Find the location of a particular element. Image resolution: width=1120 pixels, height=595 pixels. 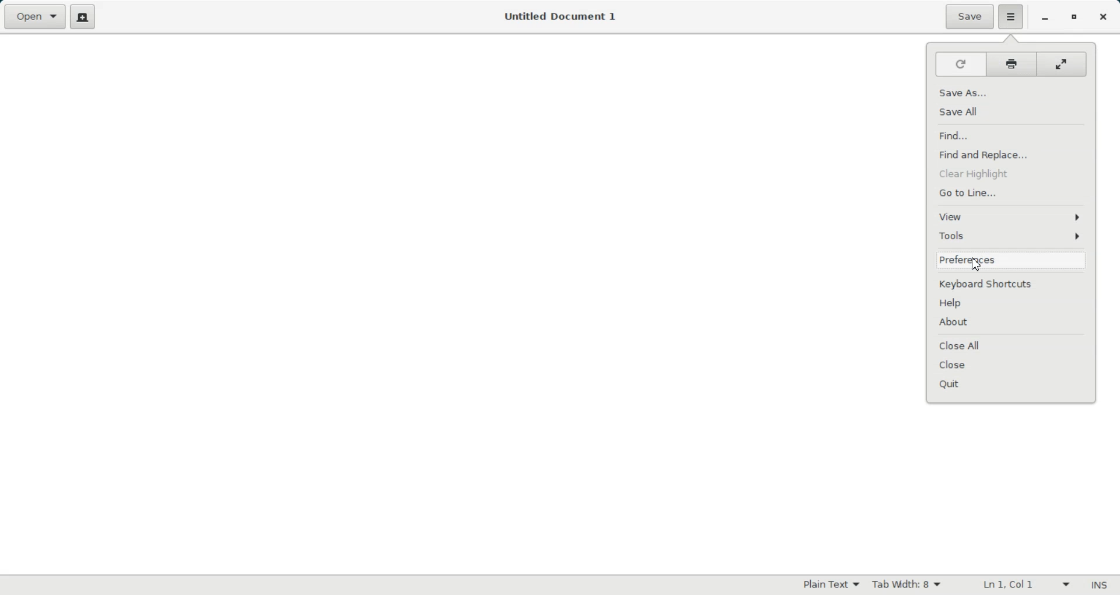

Find is located at coordinates (1011, 134).